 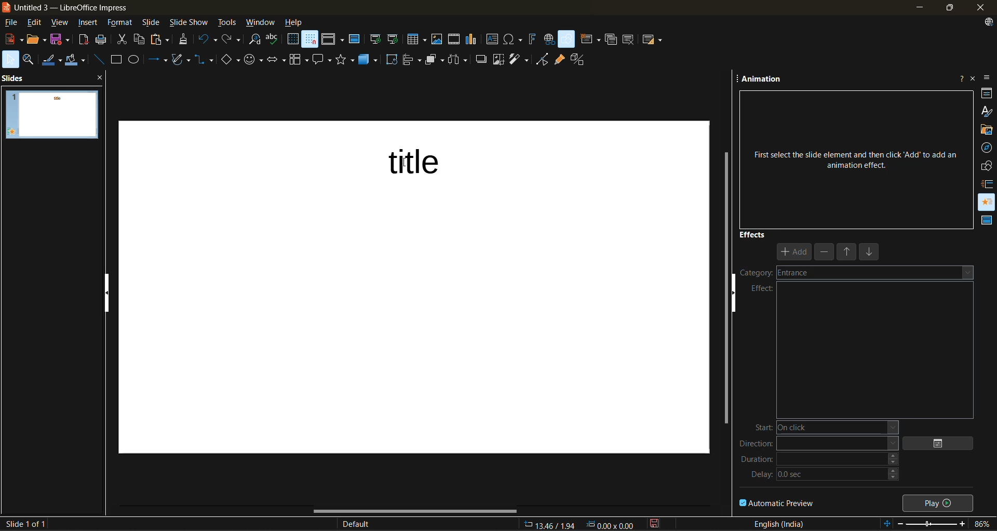 I want to click on cursor, so click(x=401, y=163).